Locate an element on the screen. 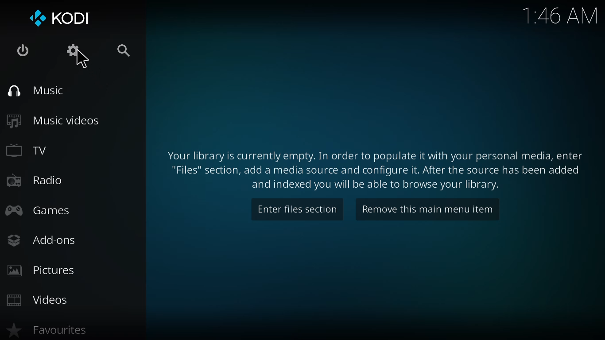 This screenshot has width=605, height=340. cursor is located at coordinates (83, 61).